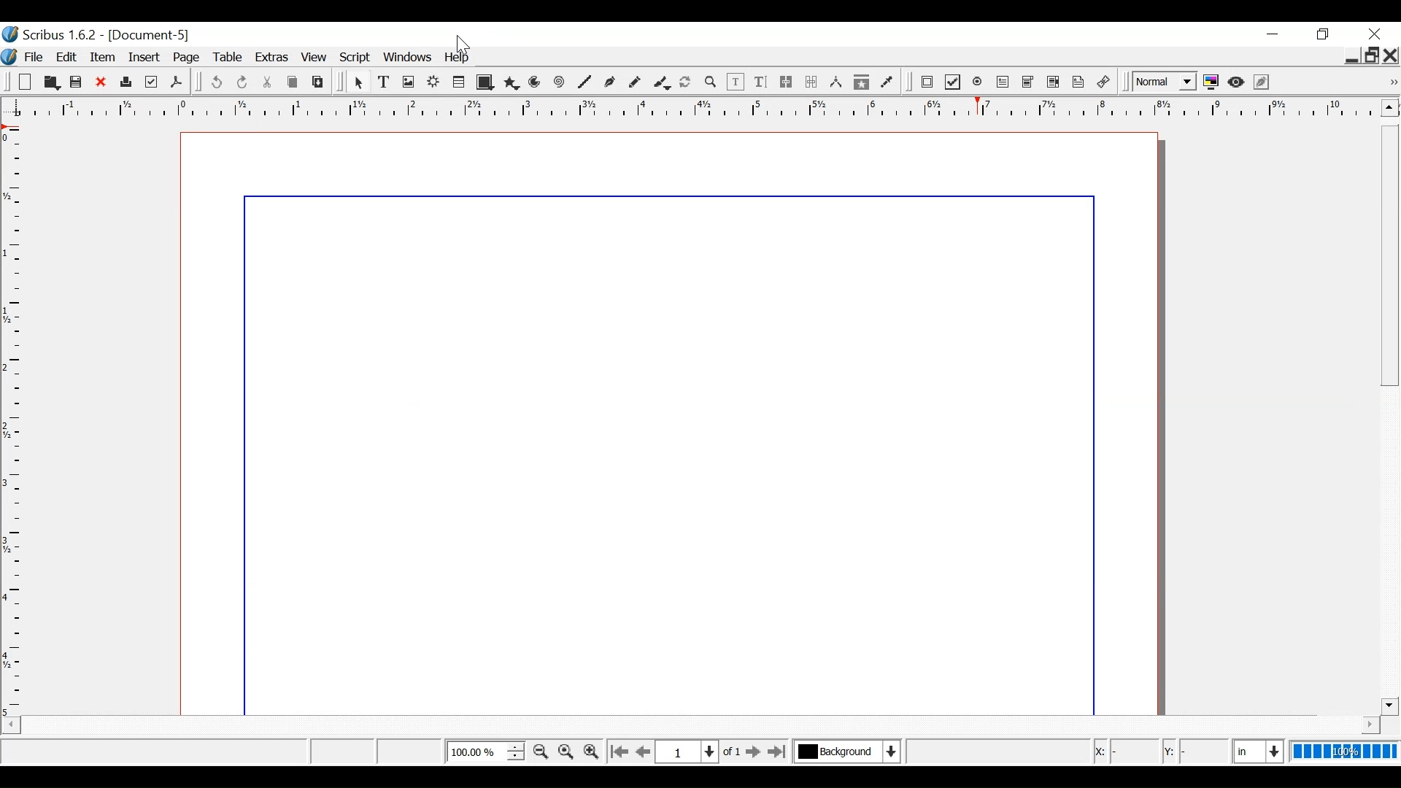 This screenshot has width=1401, height=788. I want to click on Extras, so click(272, 58).